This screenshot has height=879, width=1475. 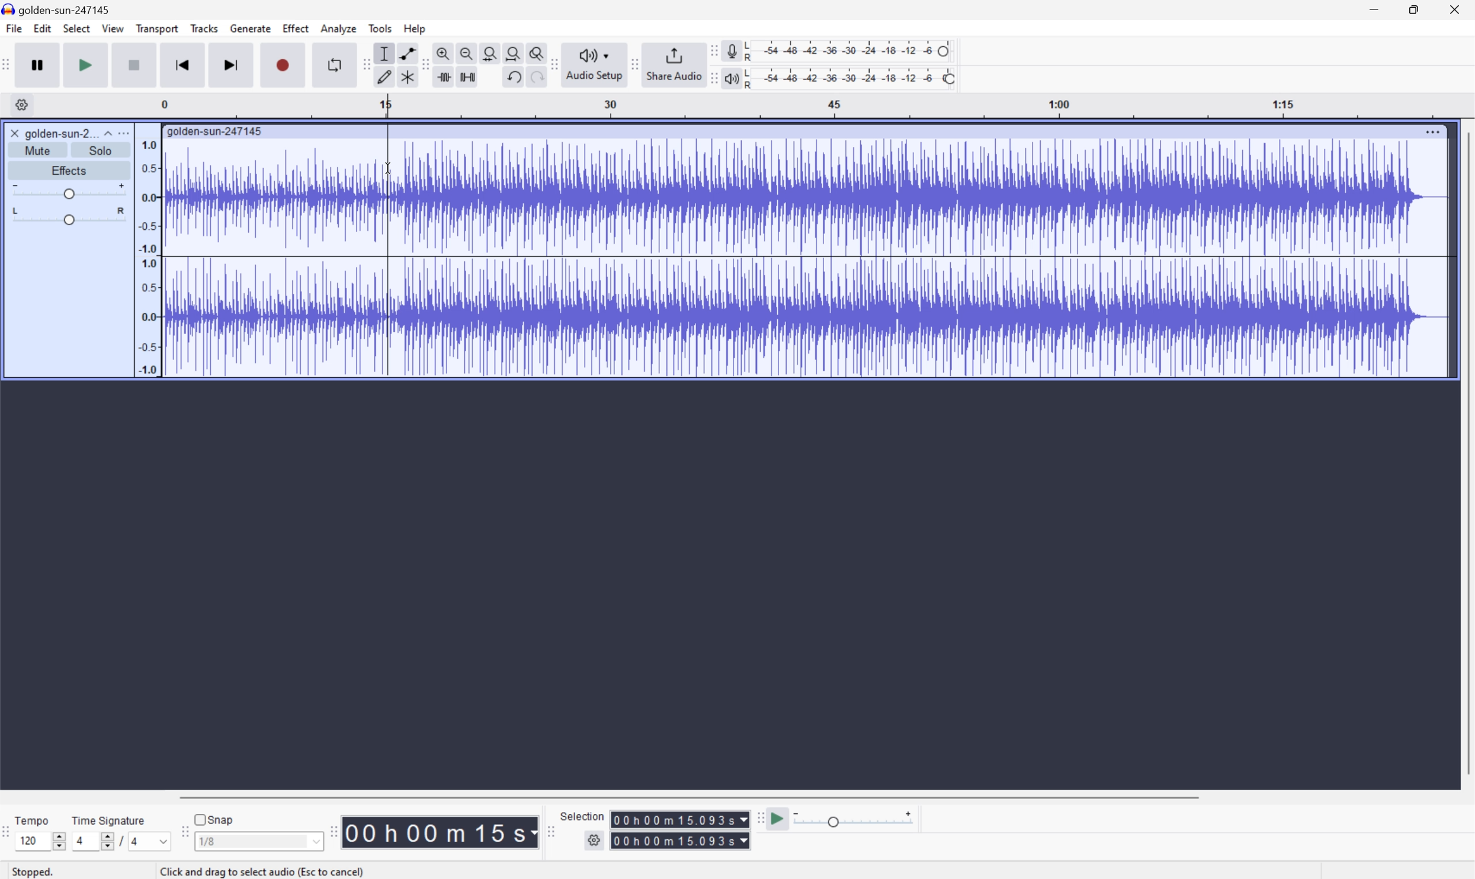 I want to click on 120, so click(x=28, y=840).